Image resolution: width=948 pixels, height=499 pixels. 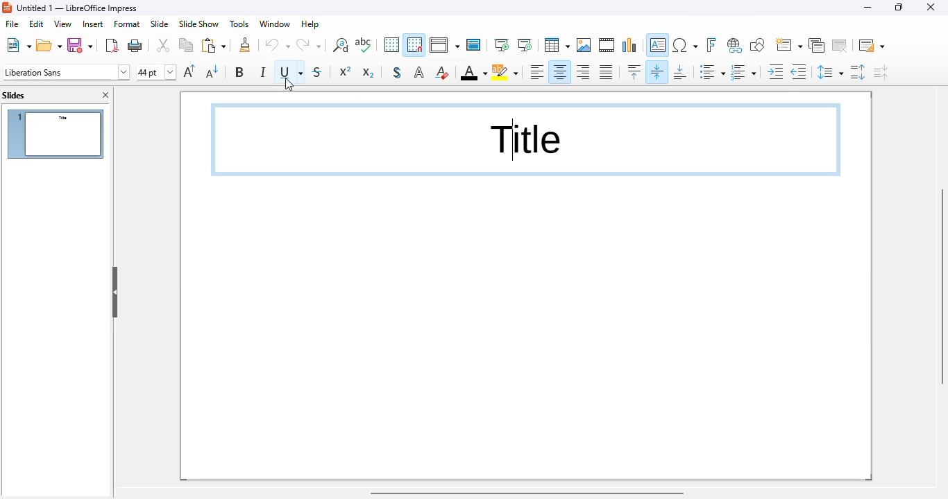 I want to click on insert fontwork text, so click(x=711, y=44).